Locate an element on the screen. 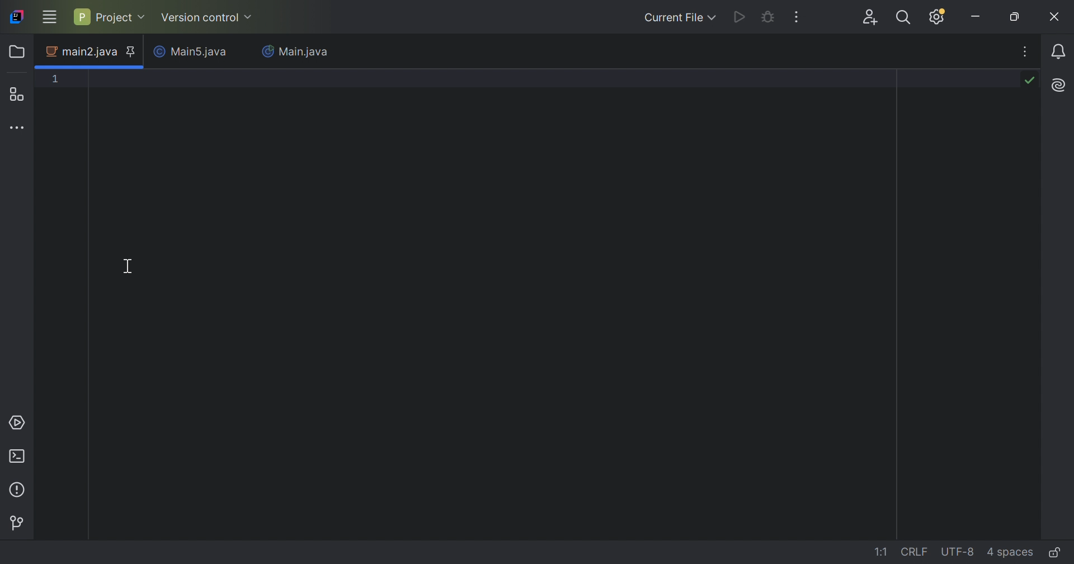 The image size is (1074, 564). Make file read-only is located at coordinates (1057, 552).